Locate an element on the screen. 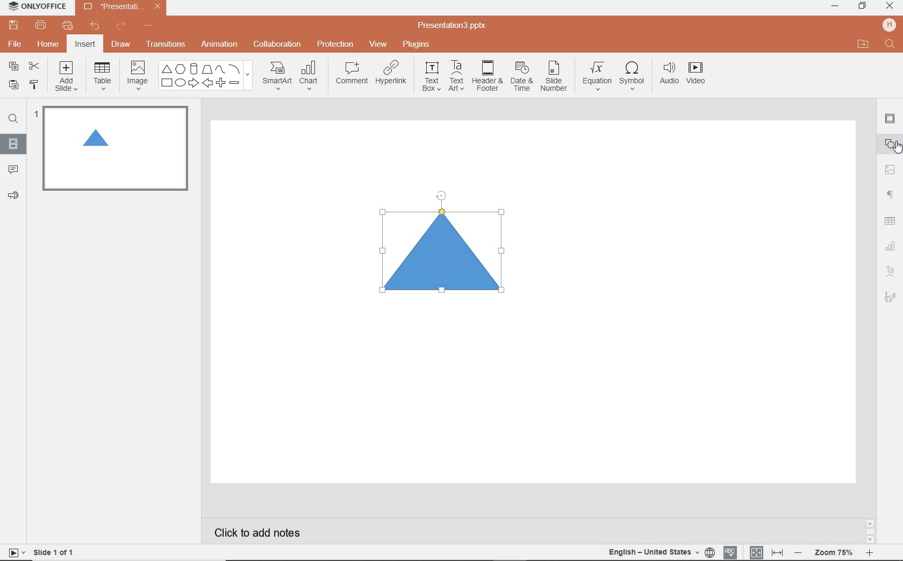 The width and height of the screenshot is (903, 561). HOME is located at coordinates (49, 45).